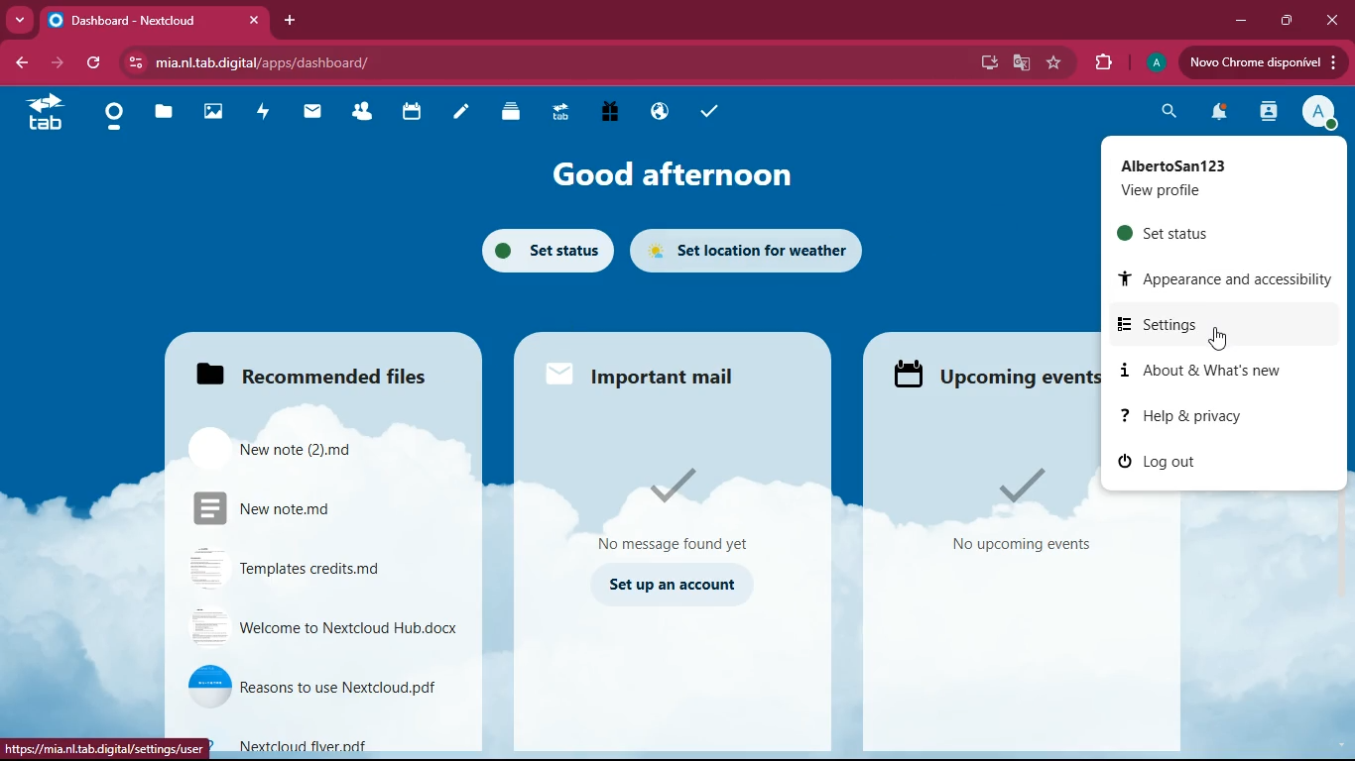 This screenshot has width=1355, height=761. I want to click on help, so click(1183, 416).